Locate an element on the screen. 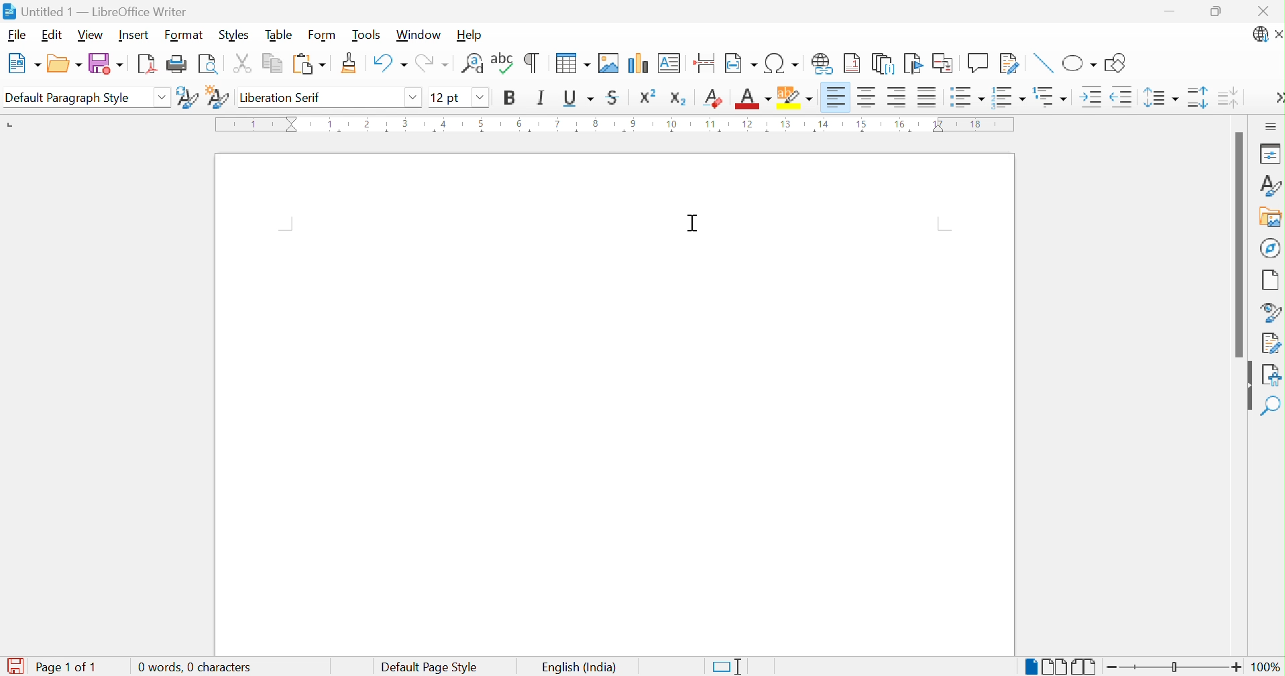  Navigator is located at coordinates (1272, 248).